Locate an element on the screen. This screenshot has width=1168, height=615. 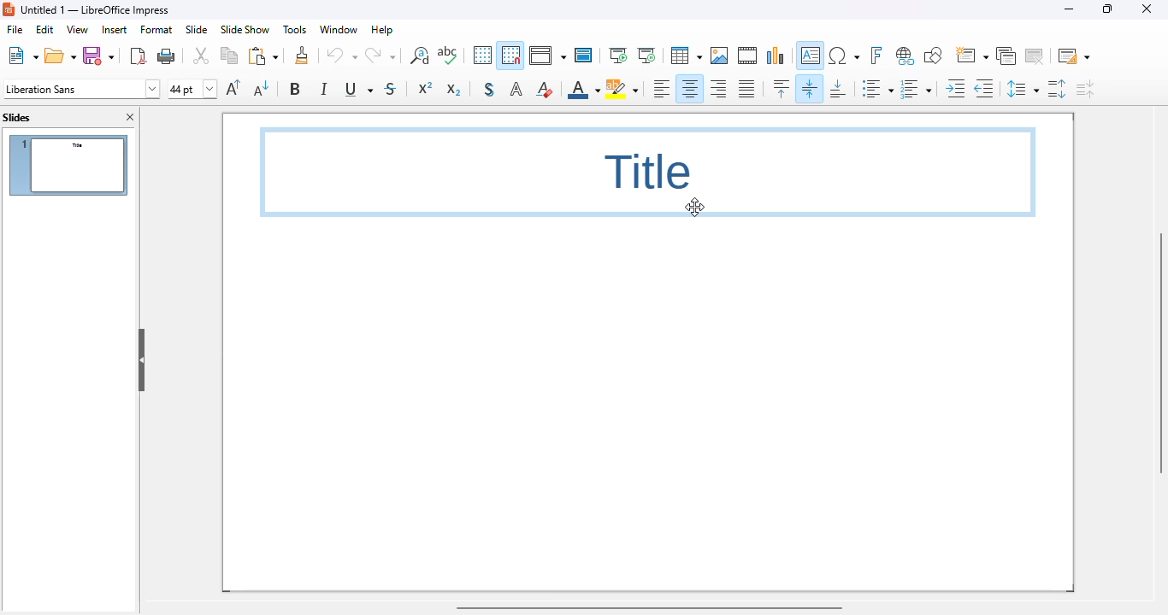
strikethrough is located at coordinates (392, 88).